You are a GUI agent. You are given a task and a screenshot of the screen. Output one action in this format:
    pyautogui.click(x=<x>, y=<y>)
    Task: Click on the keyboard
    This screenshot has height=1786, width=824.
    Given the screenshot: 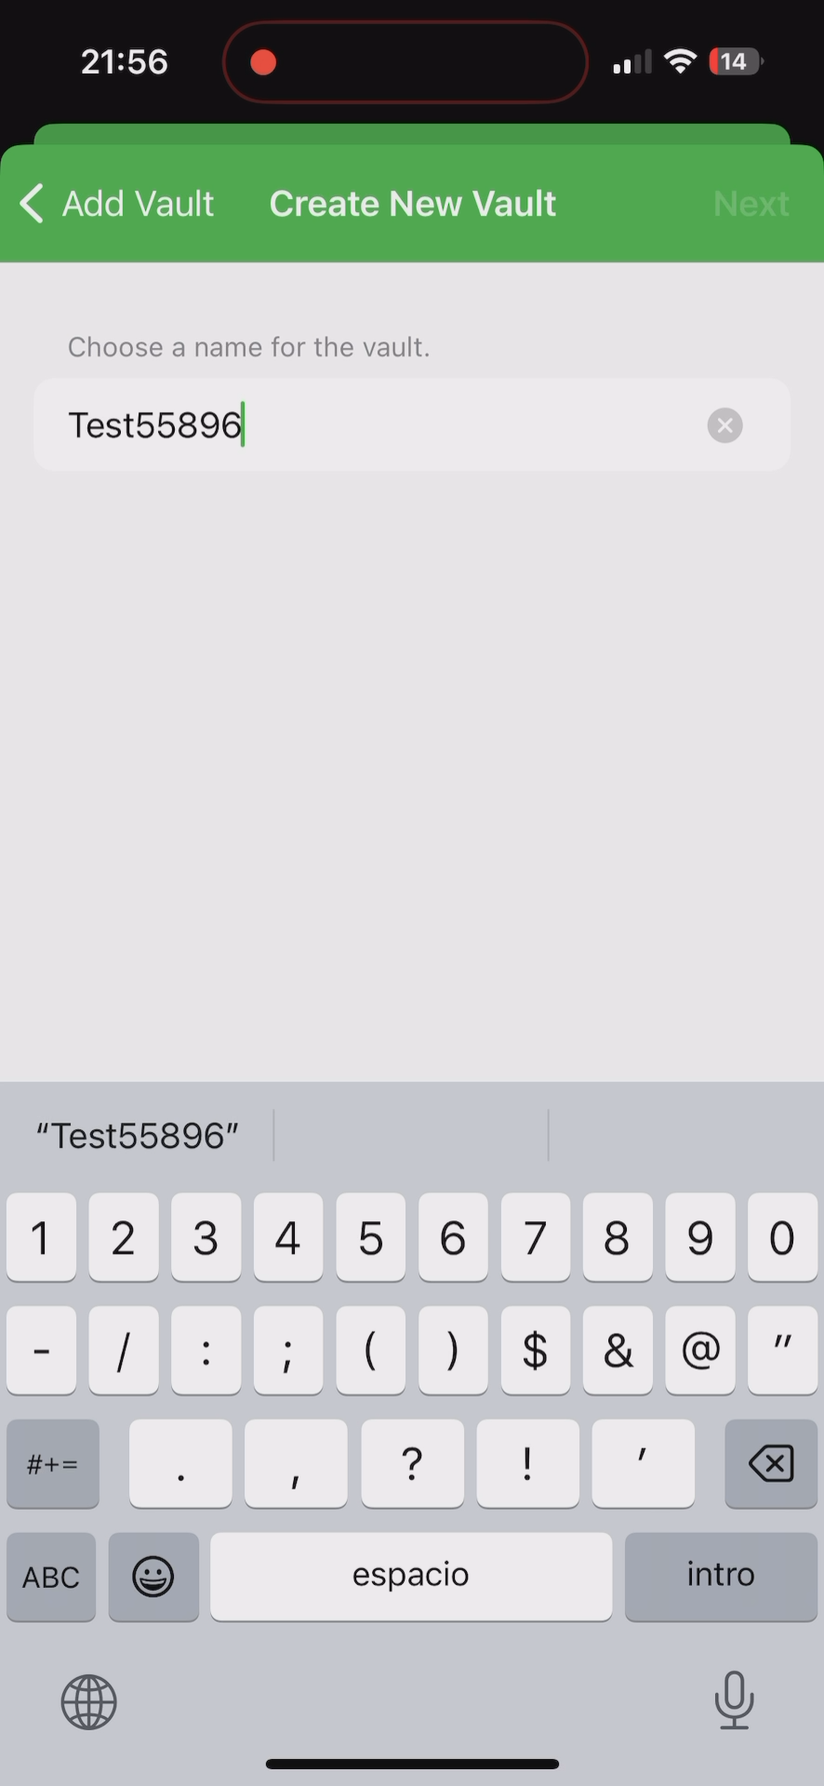 What is the action you would take?
    pyautogui.click(x=409, y=1411)
    